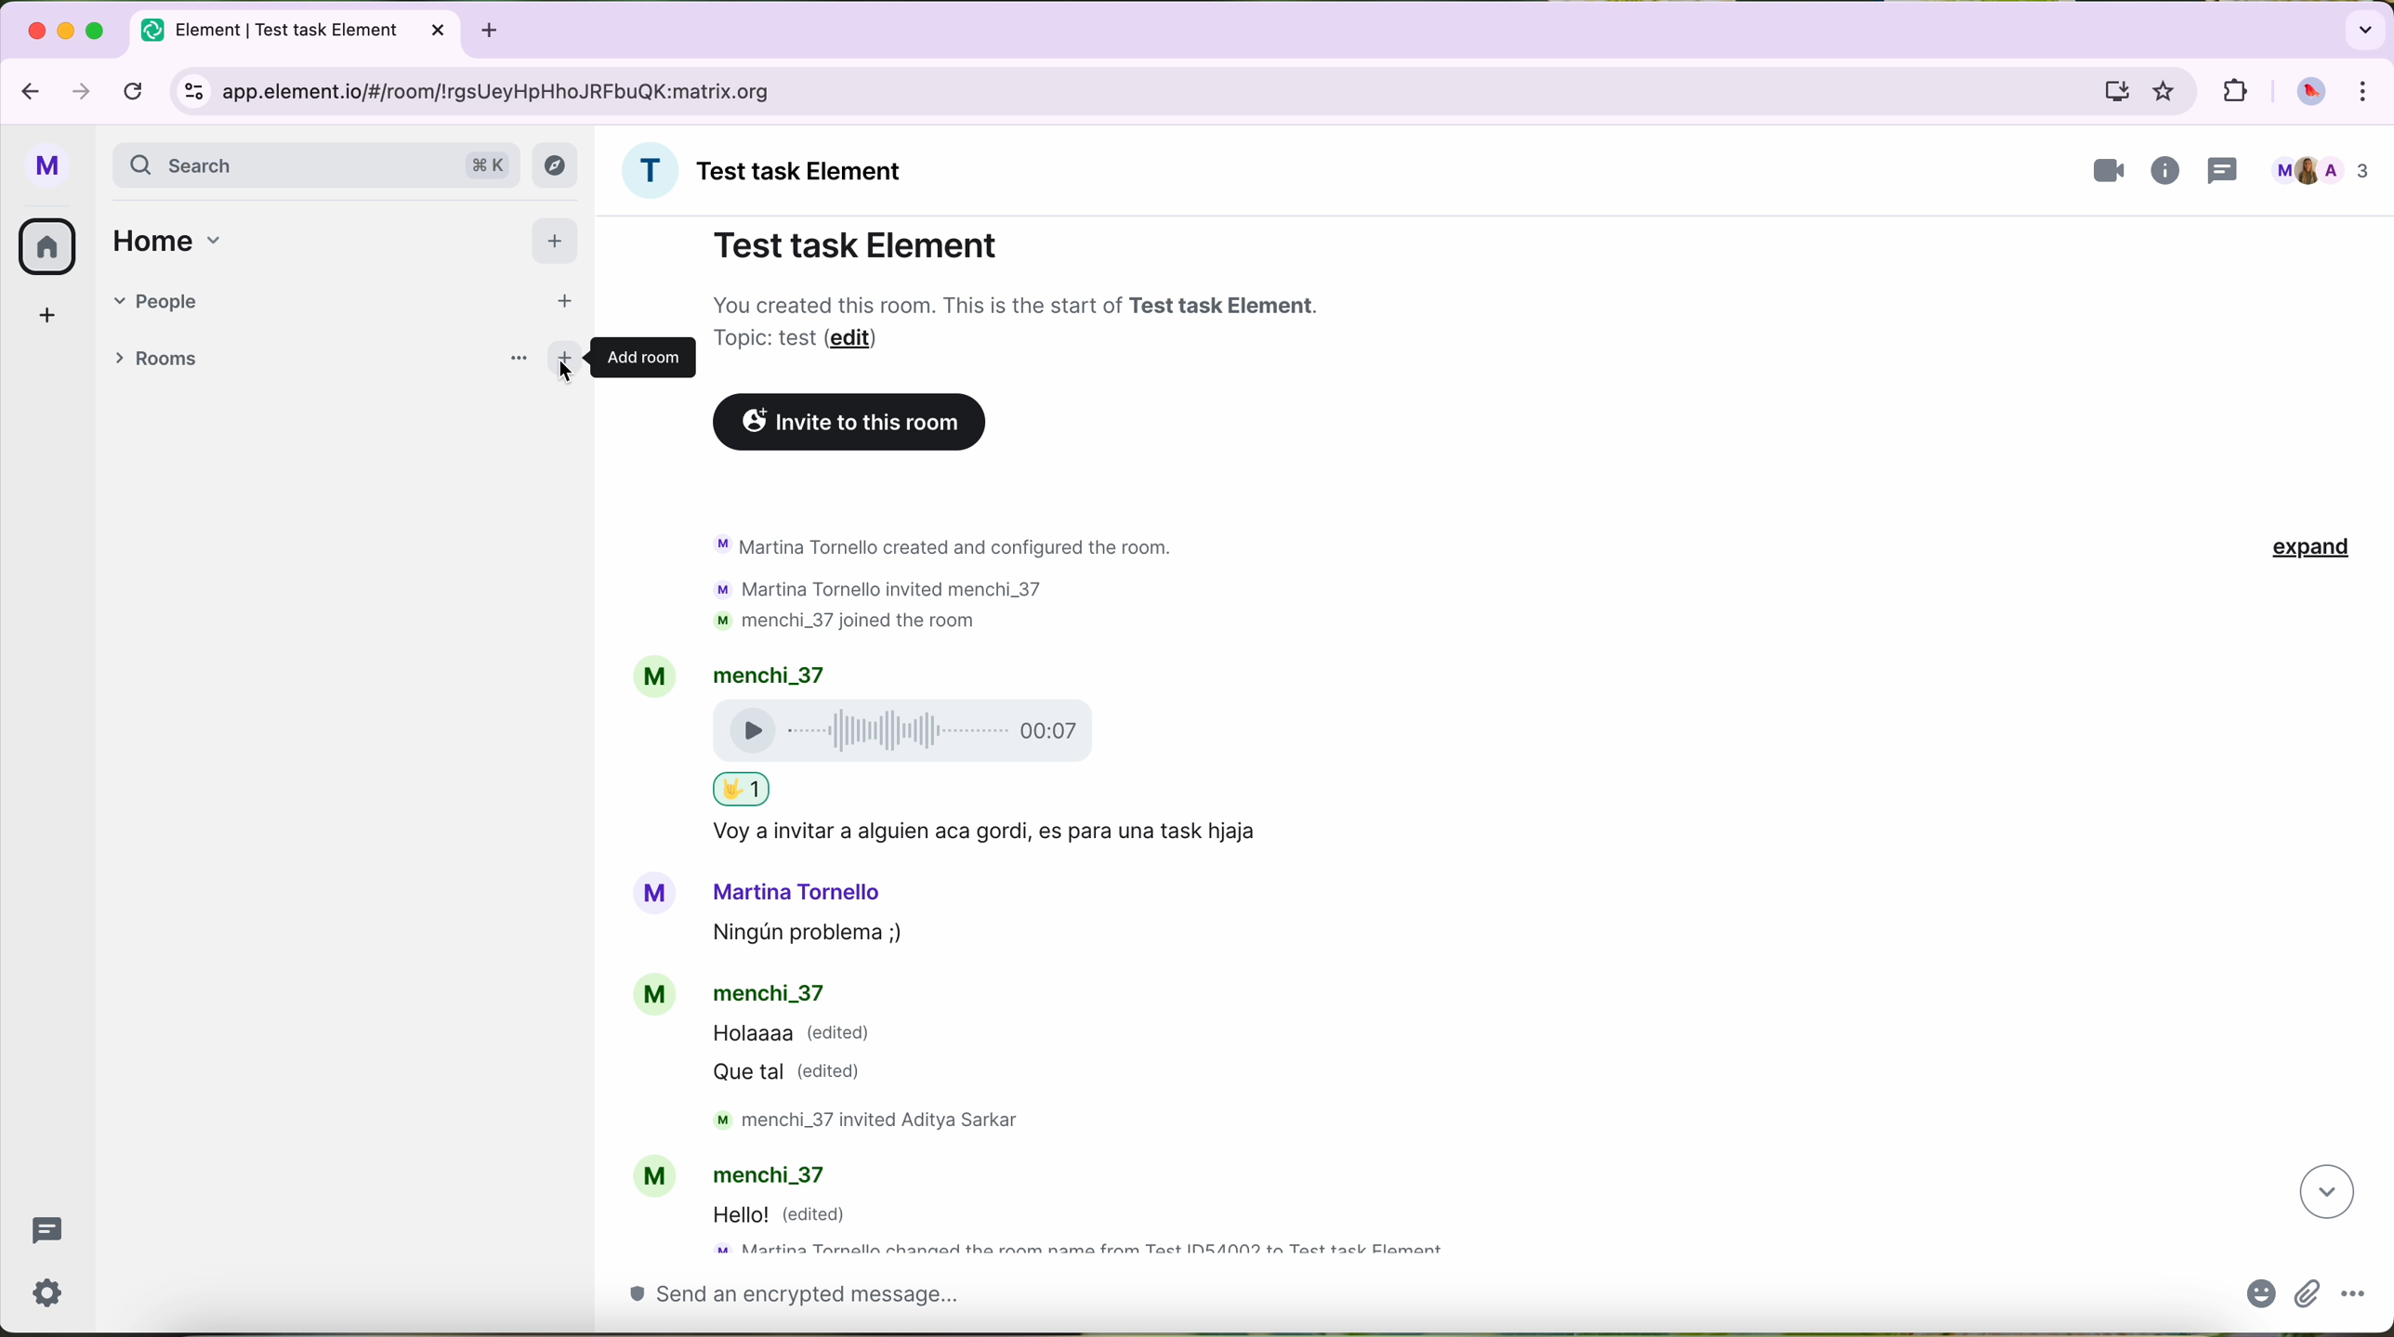  I want to click on control and customize Google Chrome, so click(2373, 92).